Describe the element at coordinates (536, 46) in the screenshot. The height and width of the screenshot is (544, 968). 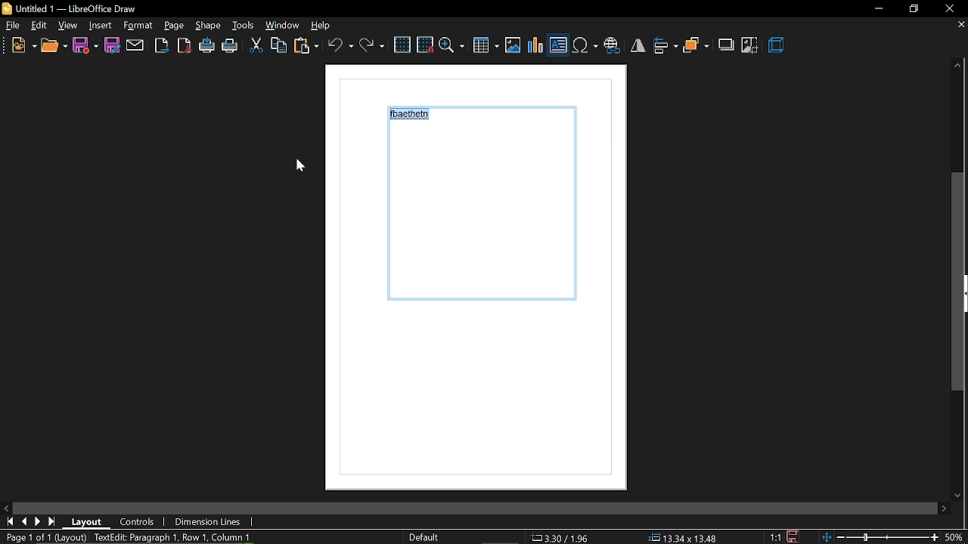
I see `insert chart` at that location.